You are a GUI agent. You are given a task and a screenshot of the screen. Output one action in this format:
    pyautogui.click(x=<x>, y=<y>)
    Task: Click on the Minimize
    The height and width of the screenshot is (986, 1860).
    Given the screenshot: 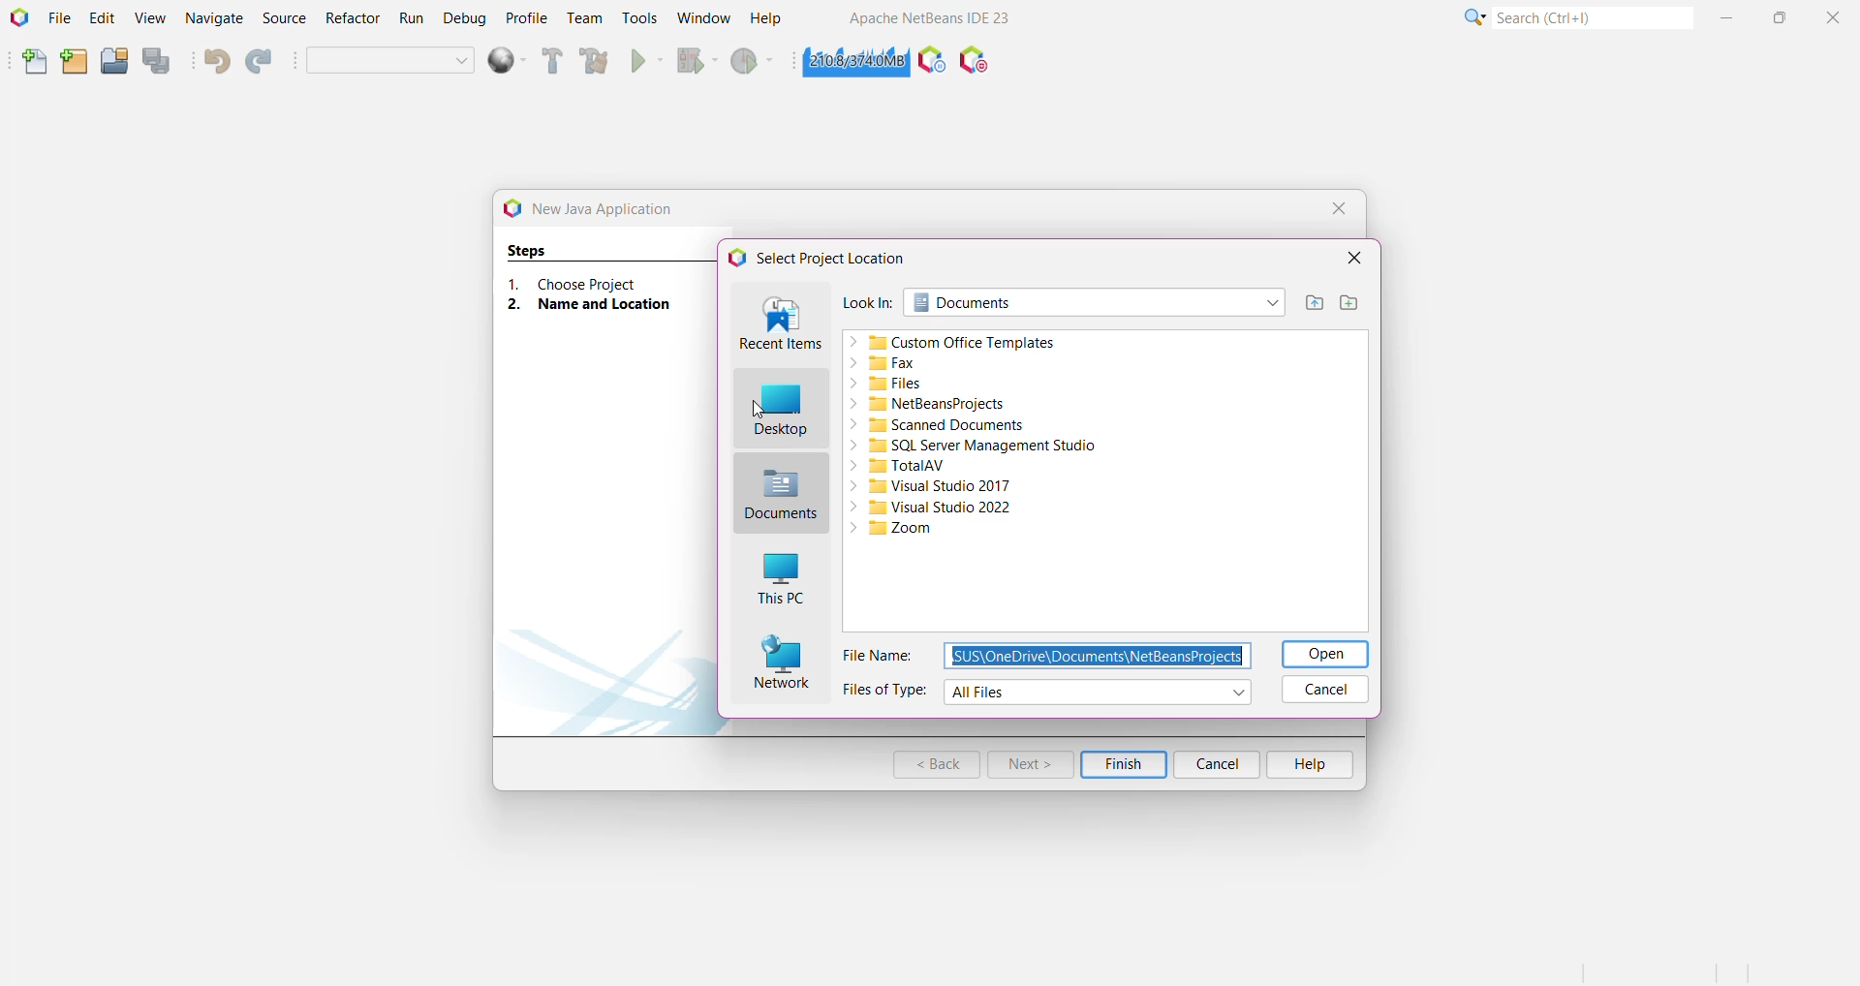 What is the action you would take?
    pyautogui.click(x=1727, y=19)
    